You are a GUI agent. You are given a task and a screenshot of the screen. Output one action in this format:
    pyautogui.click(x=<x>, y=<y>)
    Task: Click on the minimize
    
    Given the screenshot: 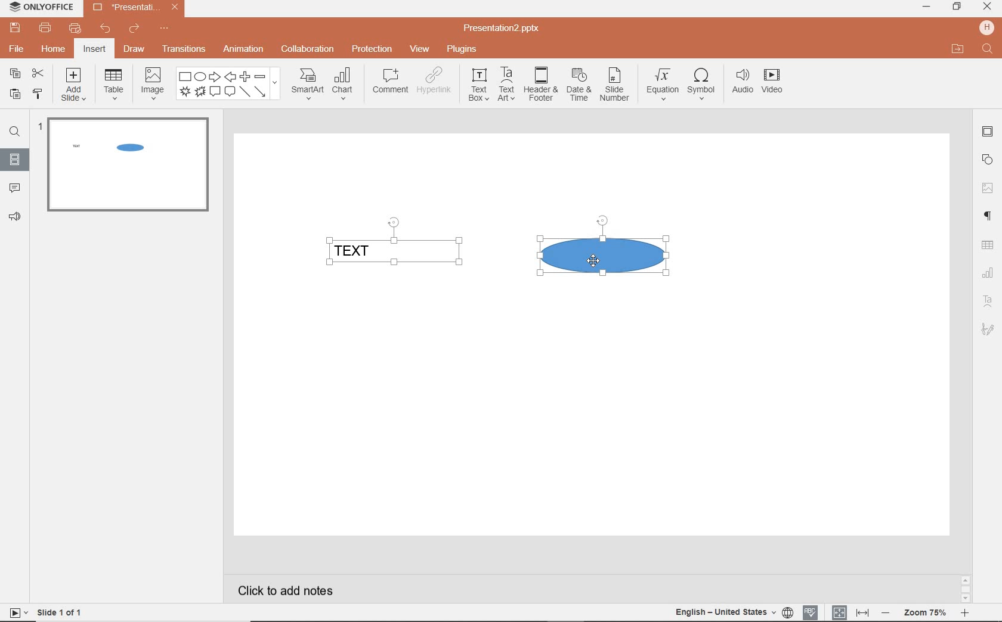 What is the action you would take?
    pyautogui.click(x=926, y=7)
    